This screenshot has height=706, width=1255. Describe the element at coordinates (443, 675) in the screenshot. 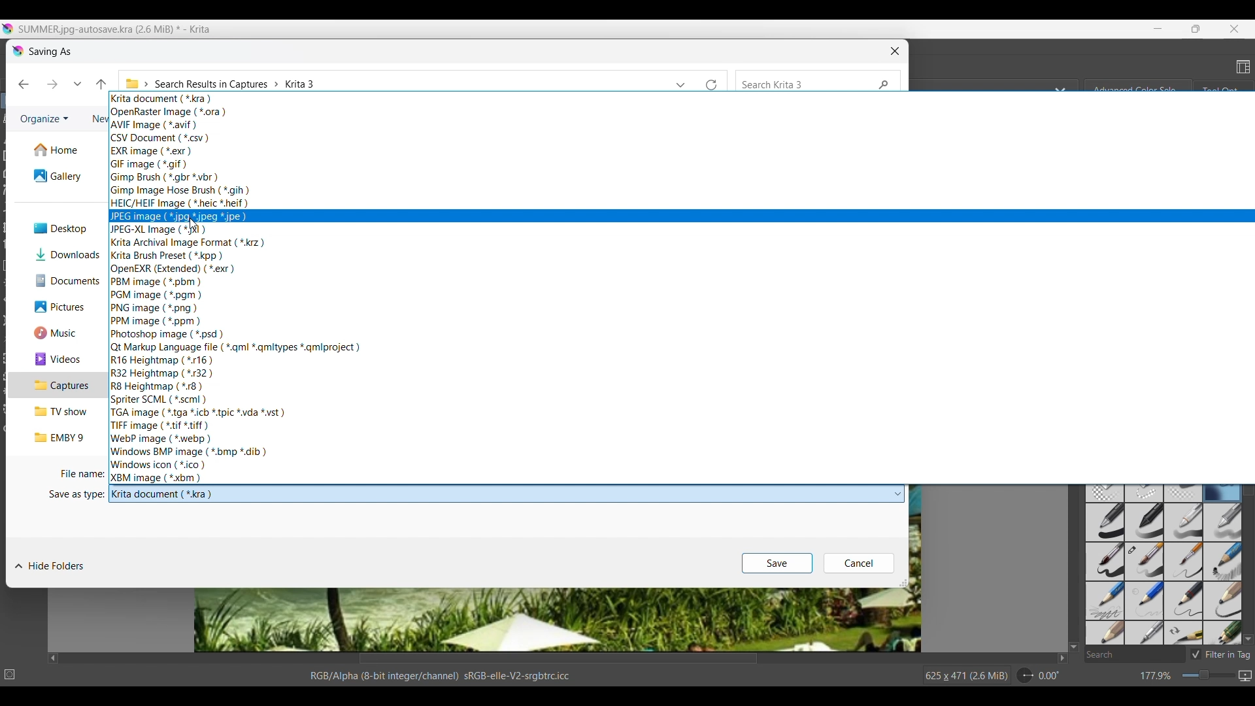

I see `RGB/Alpha (8-bit integer/channel) sRGB-elle-V2-srgbtrcicc` at that location.